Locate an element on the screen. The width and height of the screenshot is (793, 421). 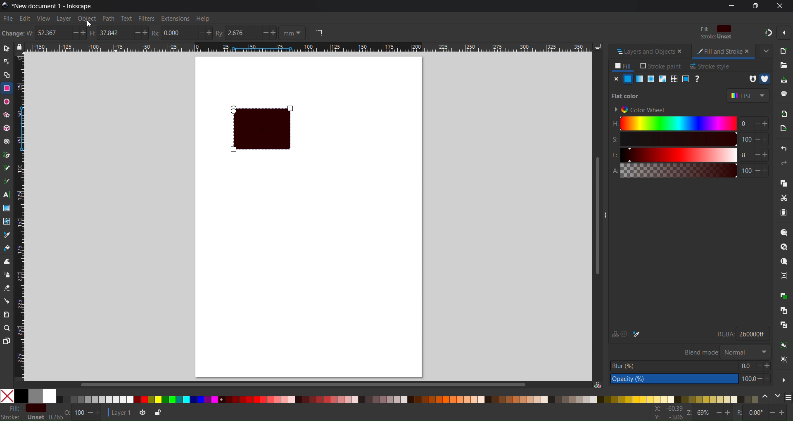
Minimize opacity is located at coordinates (90, 413).